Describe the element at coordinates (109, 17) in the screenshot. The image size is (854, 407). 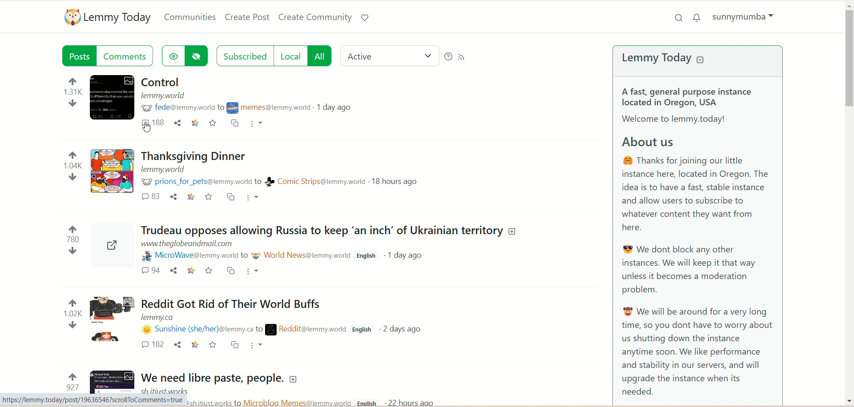
I see `lemmy today` at that location.